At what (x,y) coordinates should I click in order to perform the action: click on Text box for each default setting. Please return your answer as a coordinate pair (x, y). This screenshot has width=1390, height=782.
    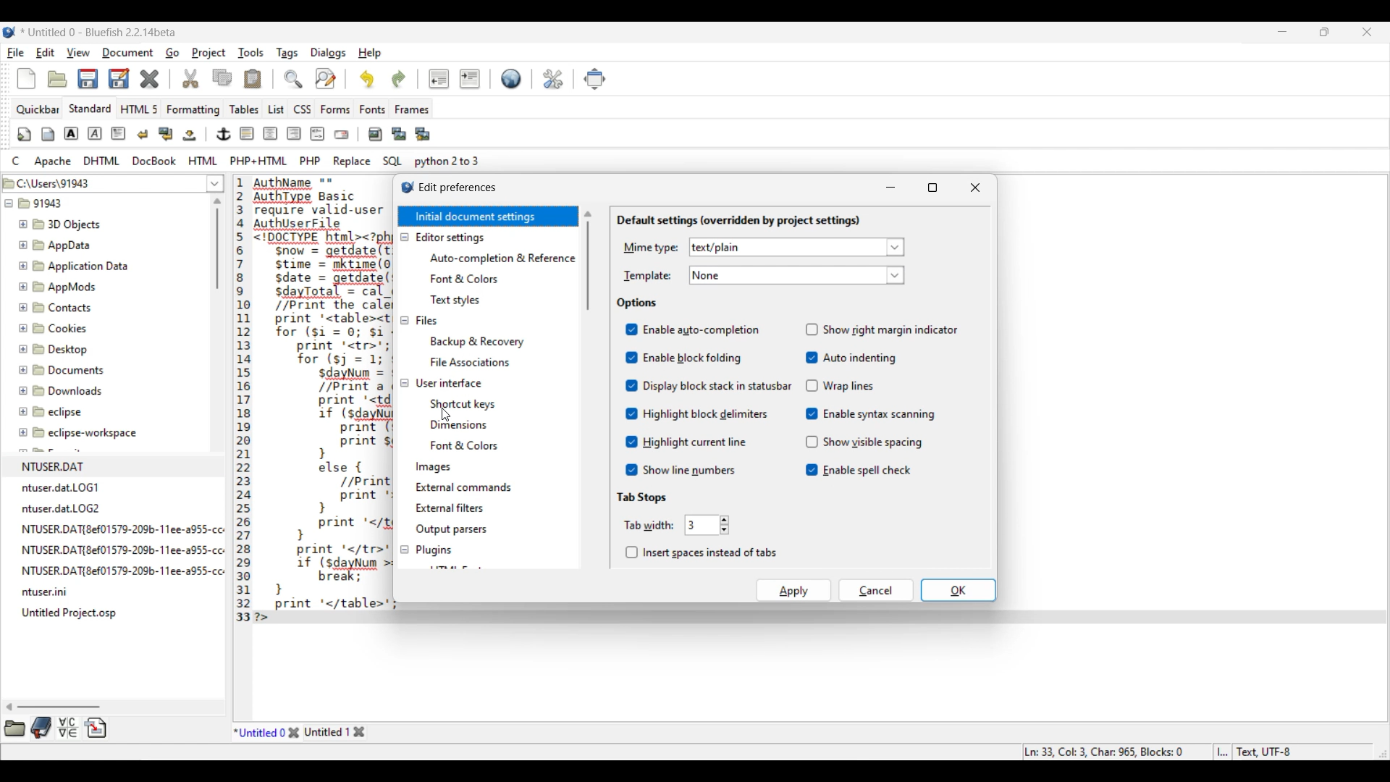
    Looking at the image, I should click on (787, 261).